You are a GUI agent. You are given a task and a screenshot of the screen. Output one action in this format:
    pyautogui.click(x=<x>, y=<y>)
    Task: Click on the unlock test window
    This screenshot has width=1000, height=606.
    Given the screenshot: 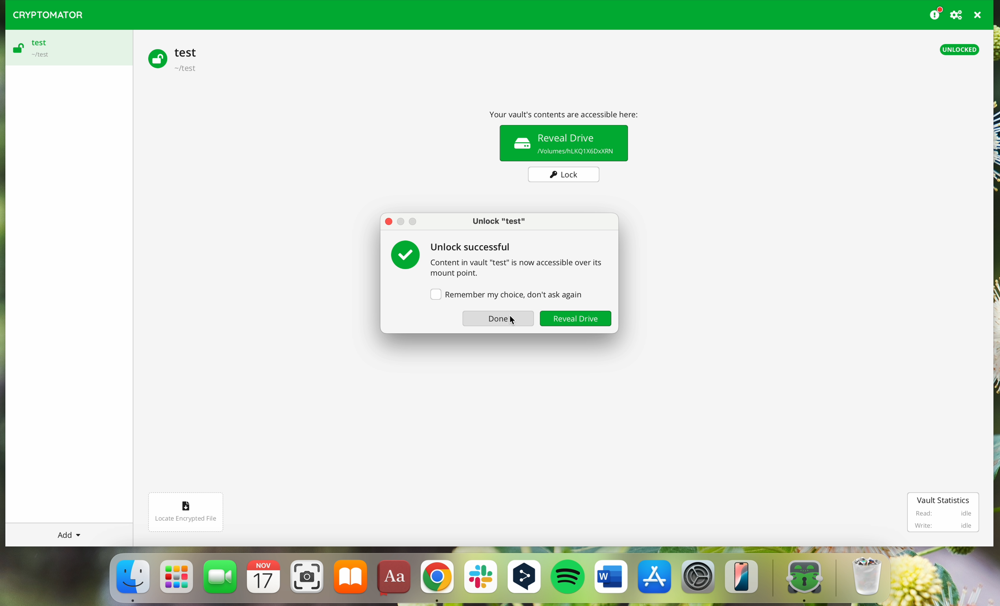 What is the action you would take?
    pyautogui.click(x=500, y=220)
    